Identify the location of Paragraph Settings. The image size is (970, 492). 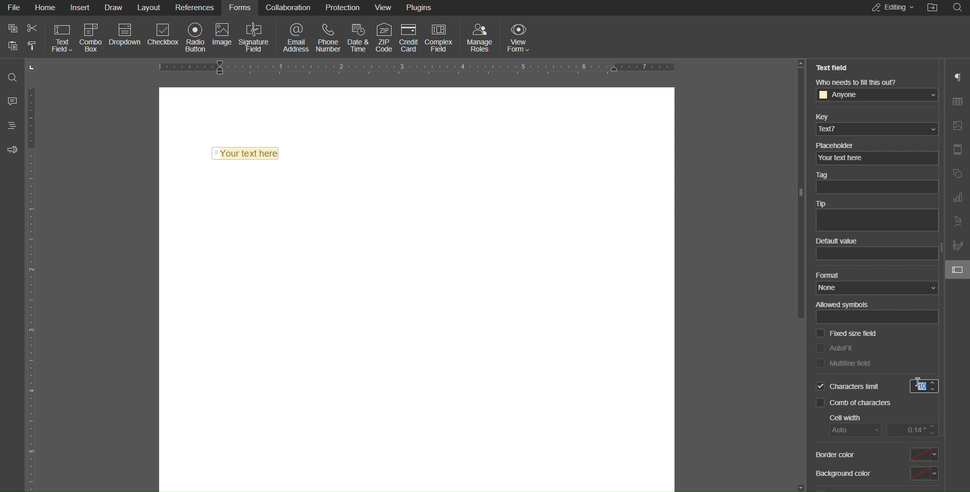
(958, 77).